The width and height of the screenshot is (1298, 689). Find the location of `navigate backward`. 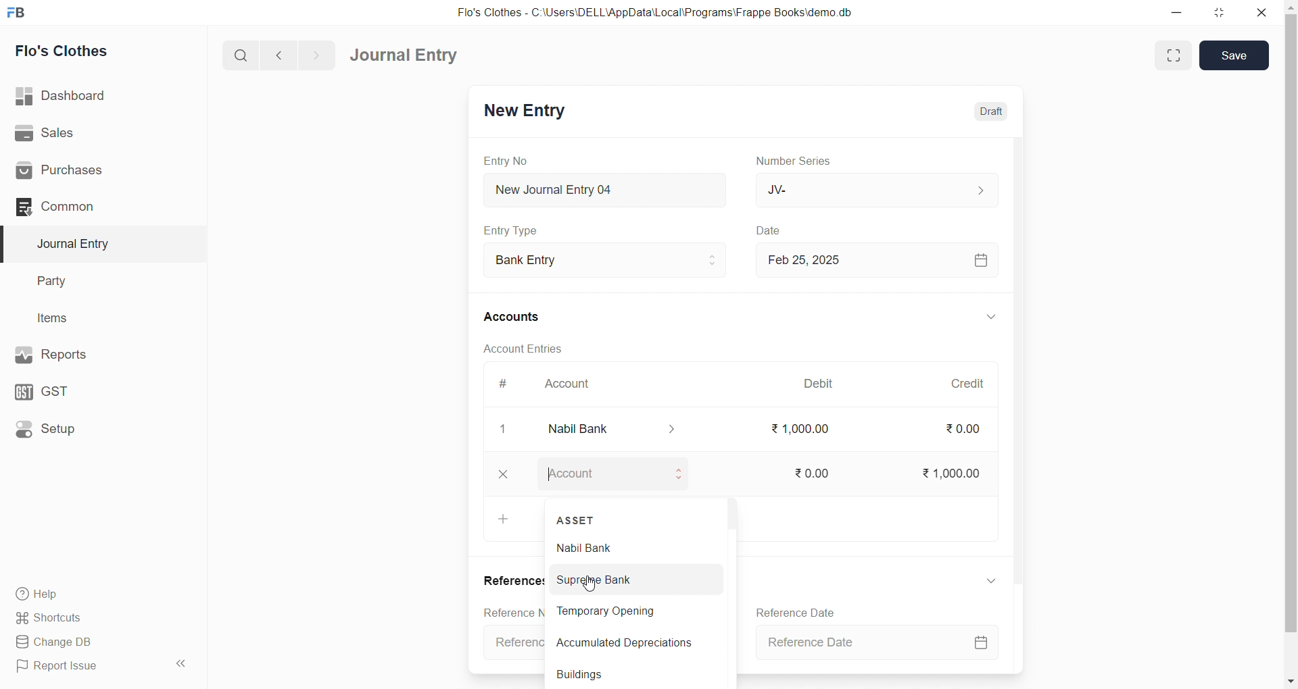

navigate backward is located at coordinates (285, 53).